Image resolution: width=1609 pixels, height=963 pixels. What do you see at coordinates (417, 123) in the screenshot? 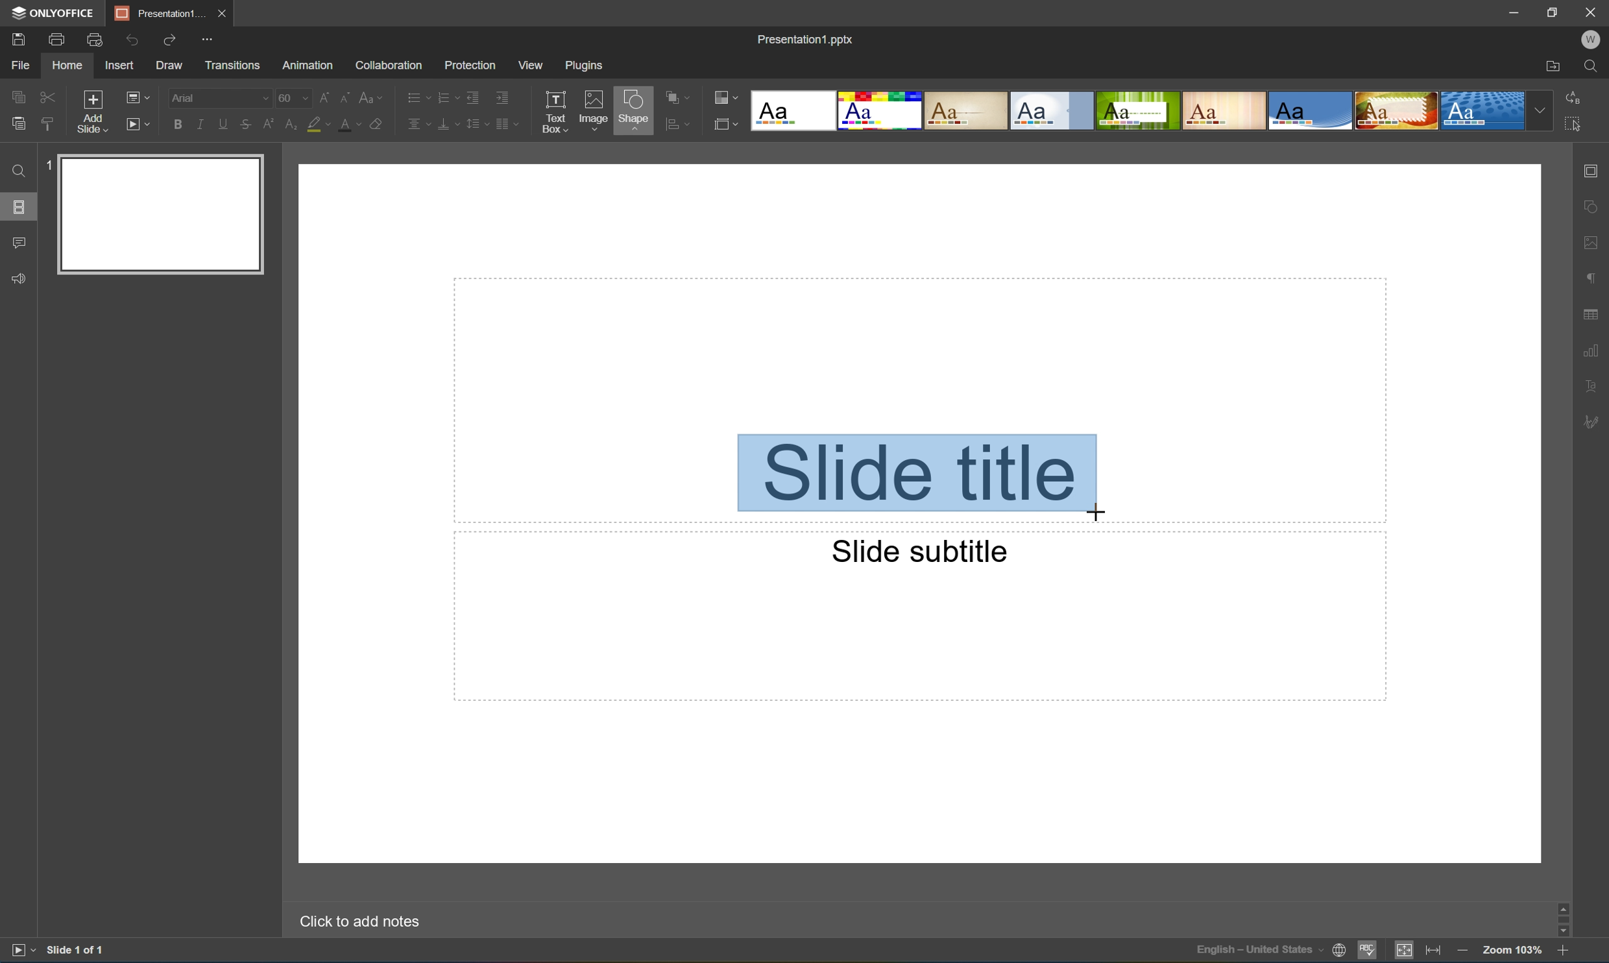
I see `Horizontally align` at bounding box center [417, 123].